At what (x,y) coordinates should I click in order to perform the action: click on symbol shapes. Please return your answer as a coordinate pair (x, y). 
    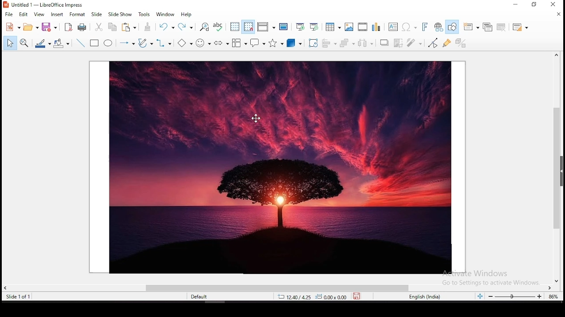
    Looking at the image, I should click on (204, 42).